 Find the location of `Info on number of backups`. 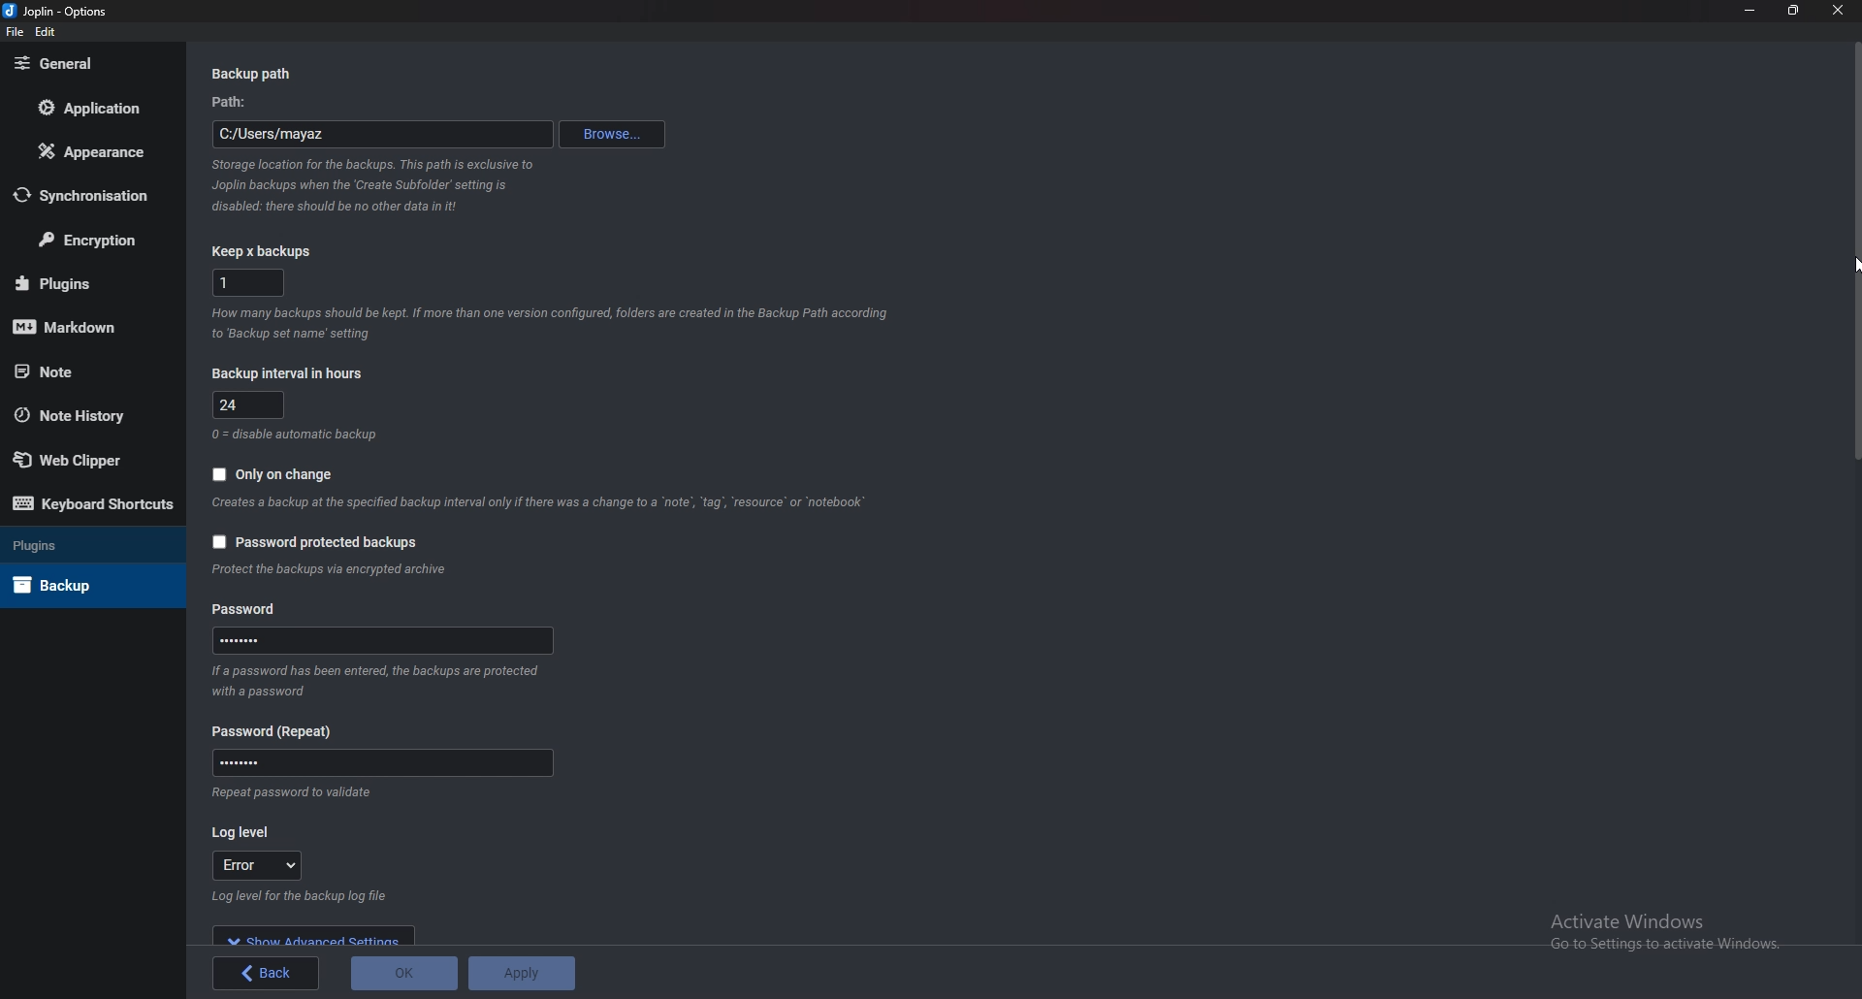

Info on number of backups is located at coordinates (553, 323).